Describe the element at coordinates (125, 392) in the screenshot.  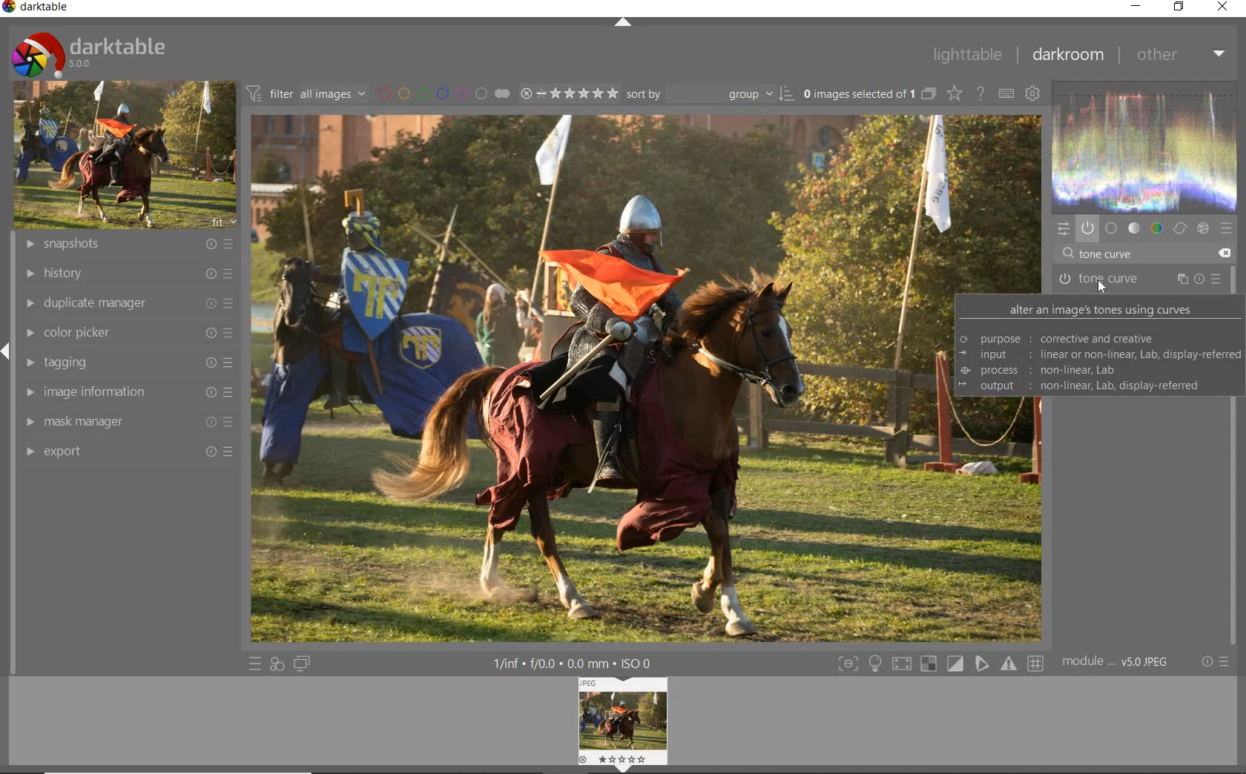
I see `image information` at that location.